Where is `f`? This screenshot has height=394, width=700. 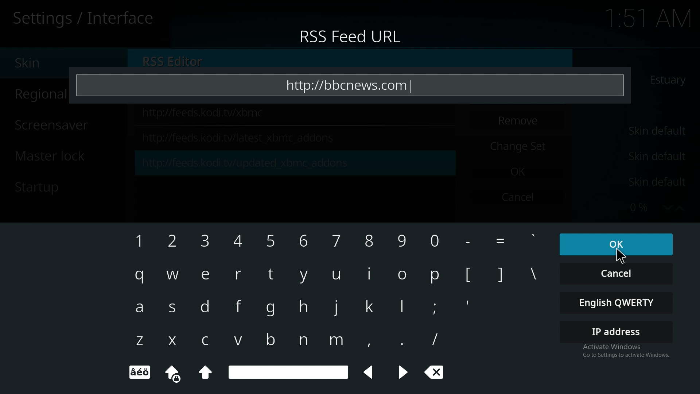
f is located at coordinates (241, 308).